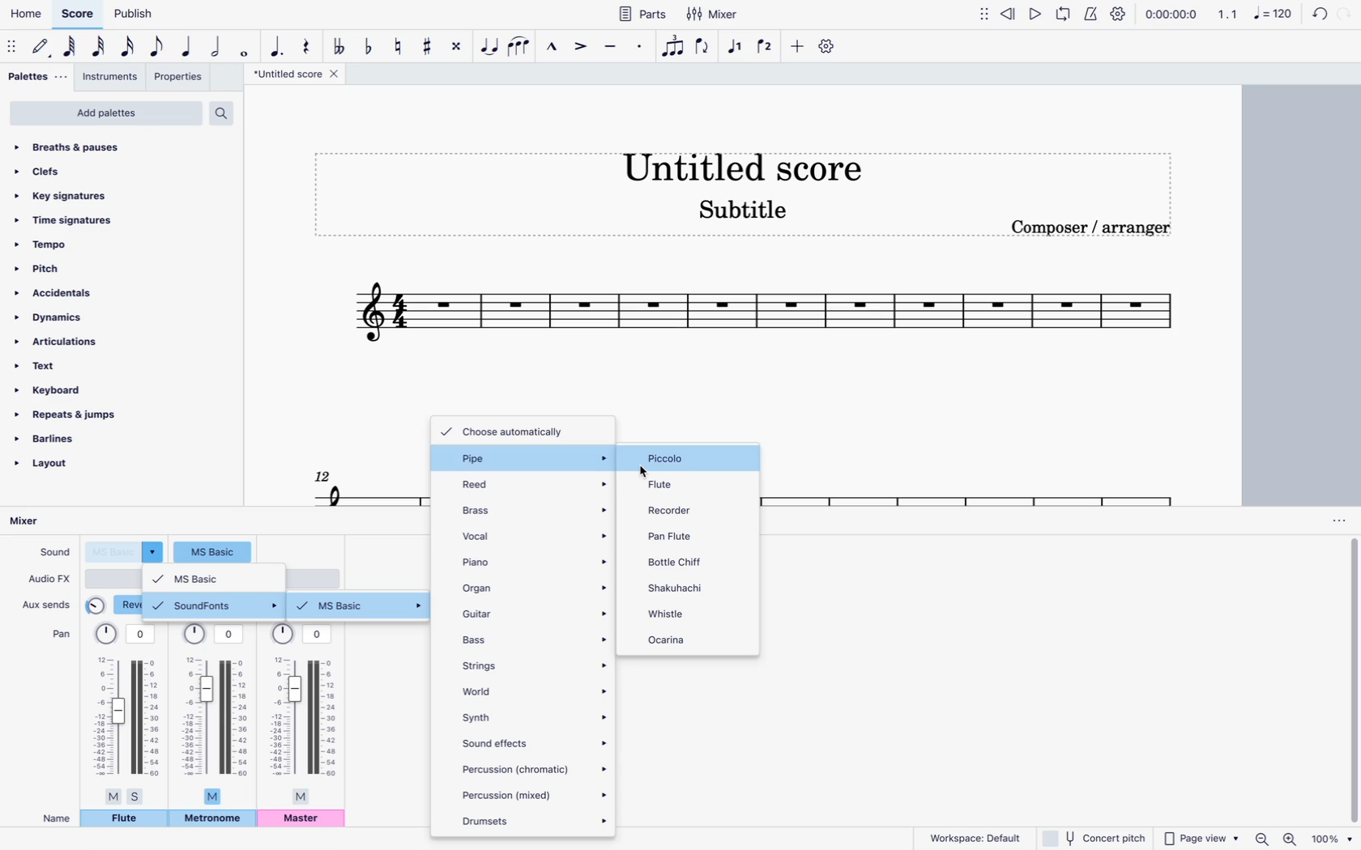 This screenshot has height=850, width=1361. What do you see at coordinates (696, 459) in the screenshot?
I see `piccolo` at bounding box center [696, 459].